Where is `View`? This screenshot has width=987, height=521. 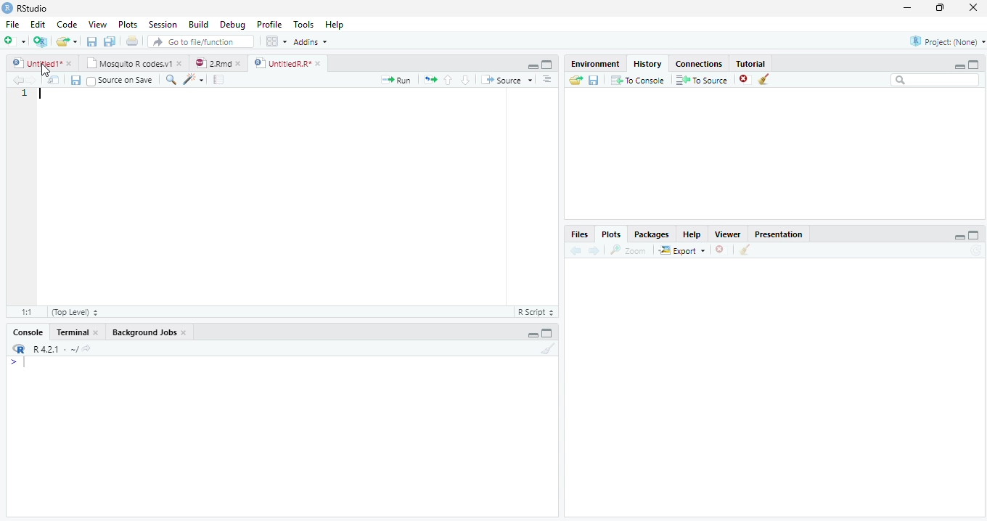
View is located at coordinates (97, 25).